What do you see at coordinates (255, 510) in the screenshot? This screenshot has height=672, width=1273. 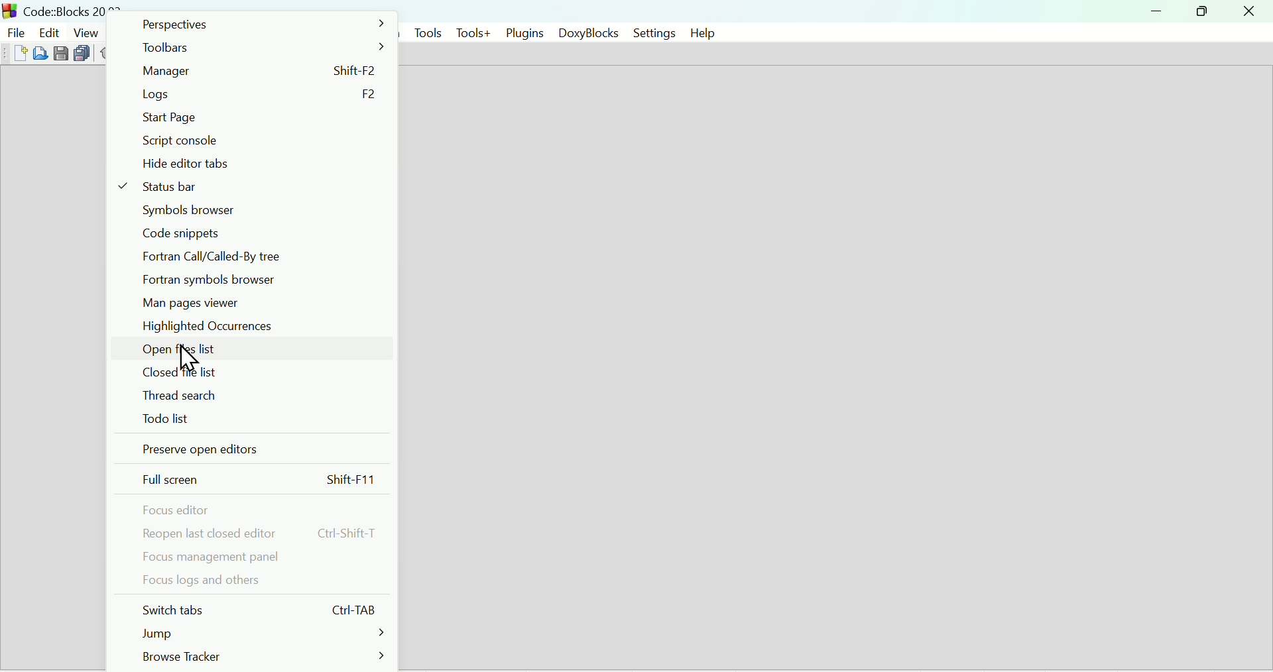 I see `Focus editor` at bounding box center [255, 510].